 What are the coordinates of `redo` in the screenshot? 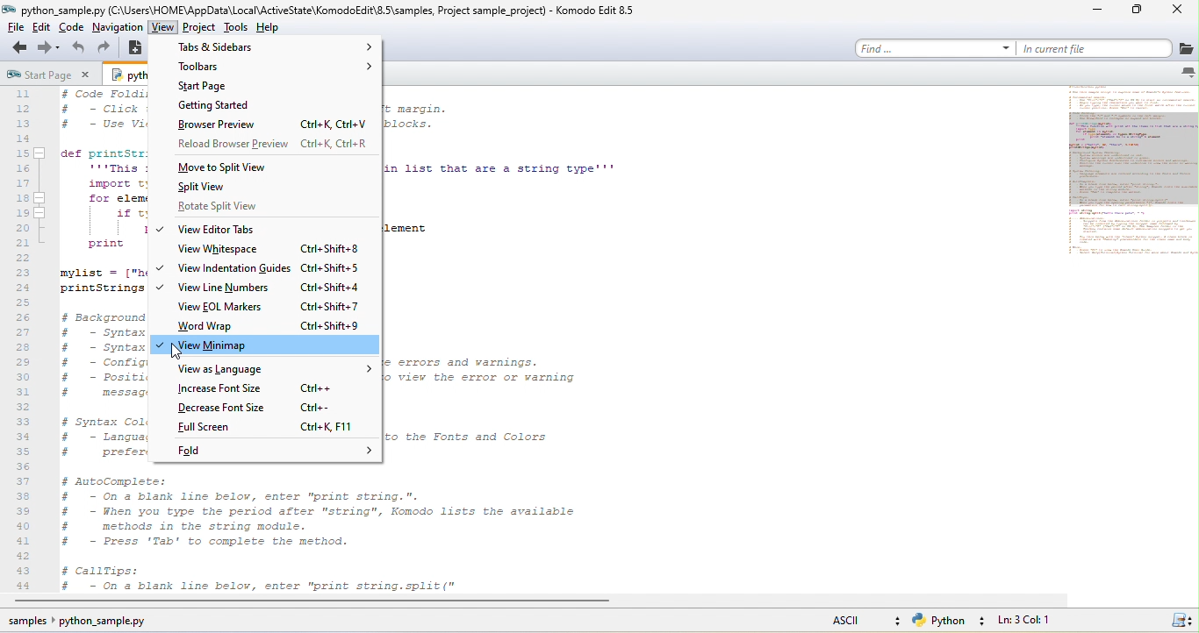 It's located at (105, 51).